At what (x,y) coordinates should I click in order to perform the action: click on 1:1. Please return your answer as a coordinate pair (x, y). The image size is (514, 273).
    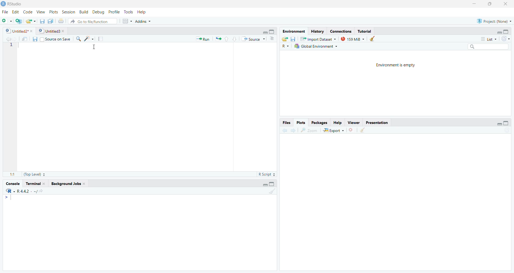
    Looking at the image, I should click on (13, 175).